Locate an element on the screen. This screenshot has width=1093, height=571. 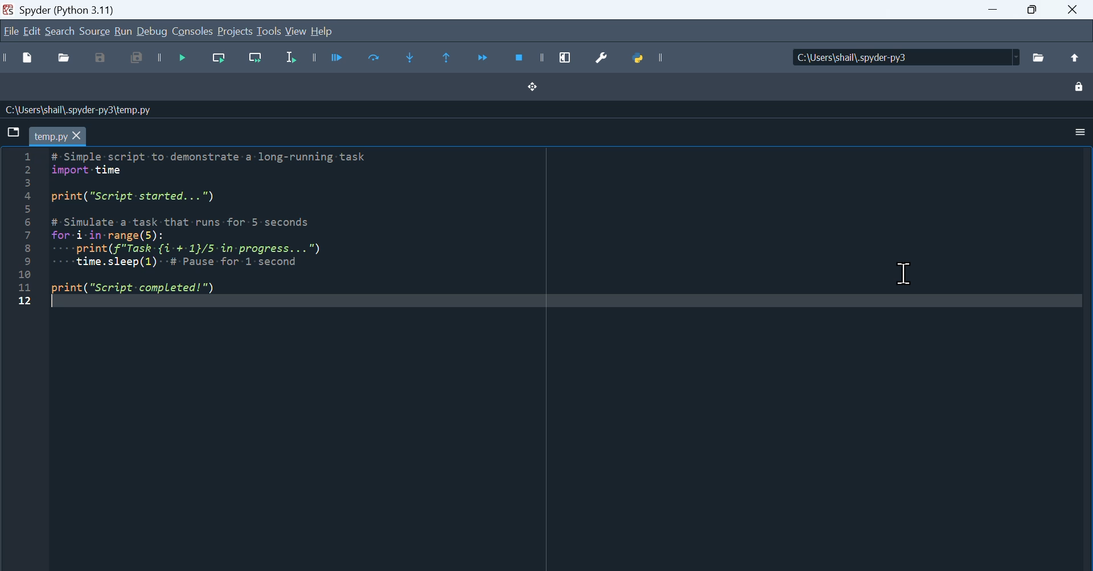
File is located at coordinates (1040, 56).